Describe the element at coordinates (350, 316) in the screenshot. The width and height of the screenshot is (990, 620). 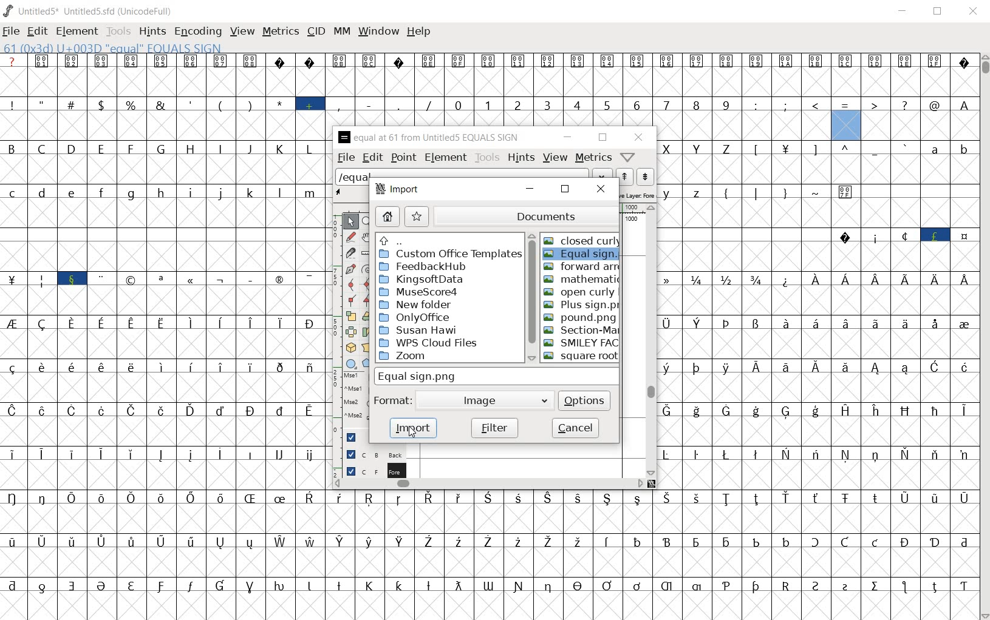
I see `scale the selection` at that location.